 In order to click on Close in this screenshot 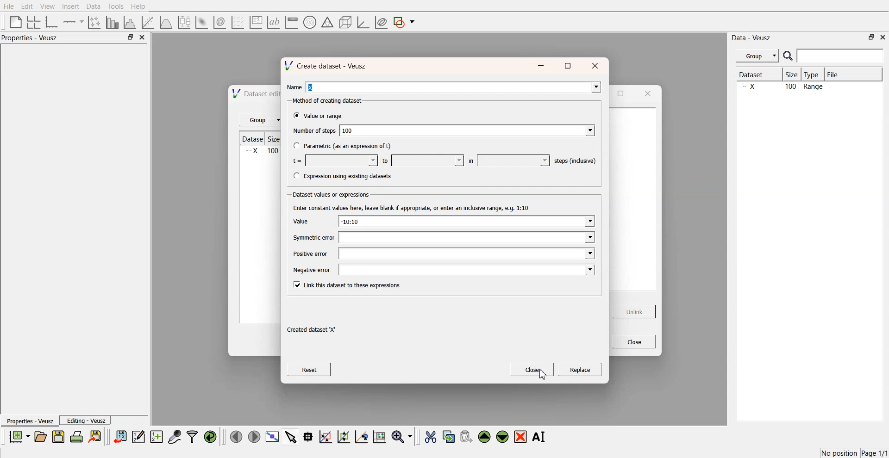, I will do `click(633, 342)`.